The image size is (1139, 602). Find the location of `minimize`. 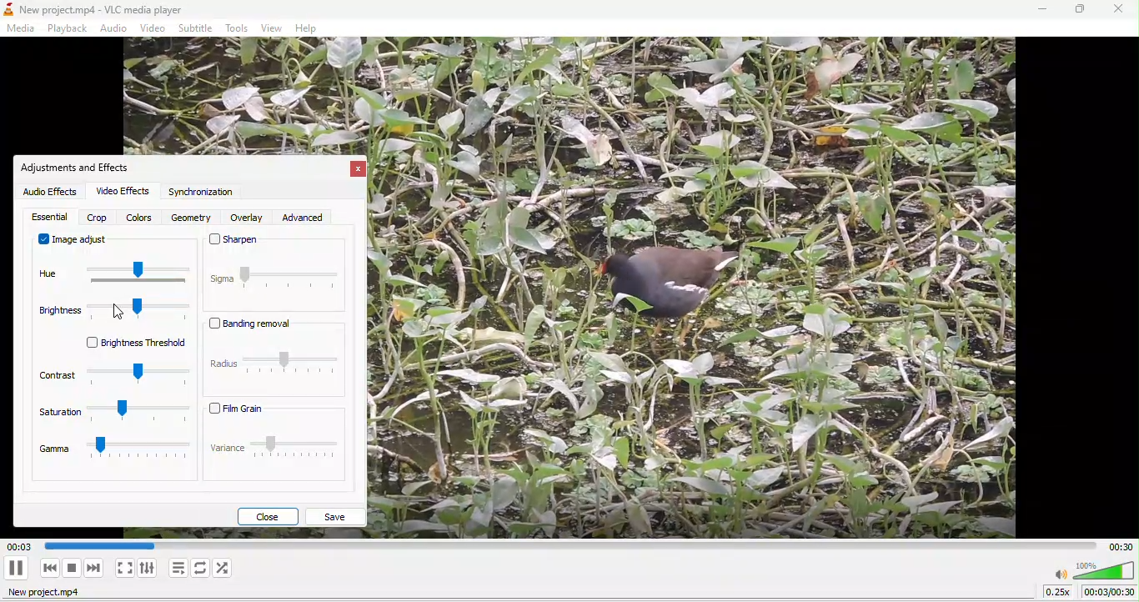

minimize is located at coordinates (1042, 10).